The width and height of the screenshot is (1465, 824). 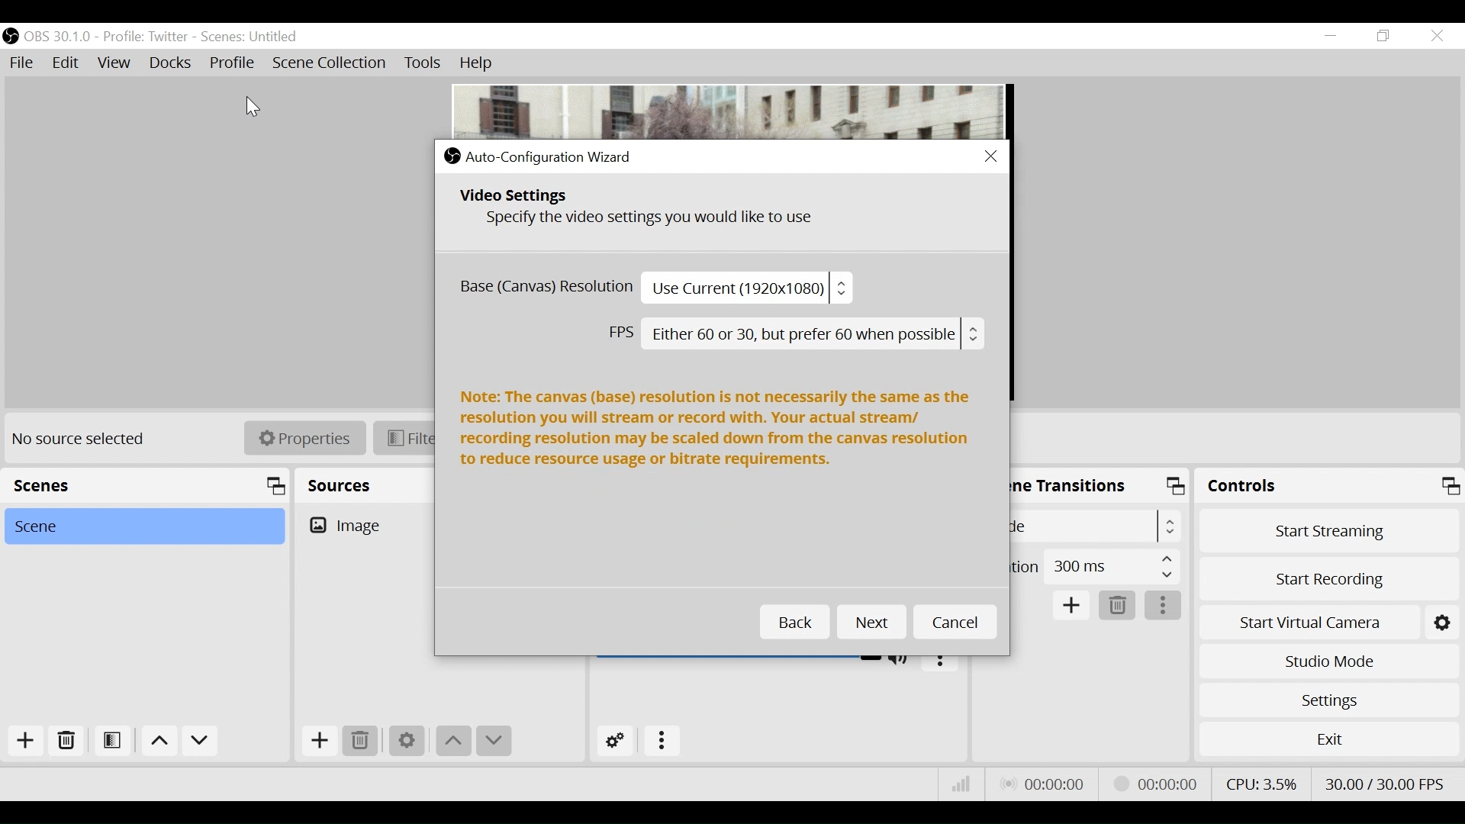 I want to click on File, so click(x=24, y=63).